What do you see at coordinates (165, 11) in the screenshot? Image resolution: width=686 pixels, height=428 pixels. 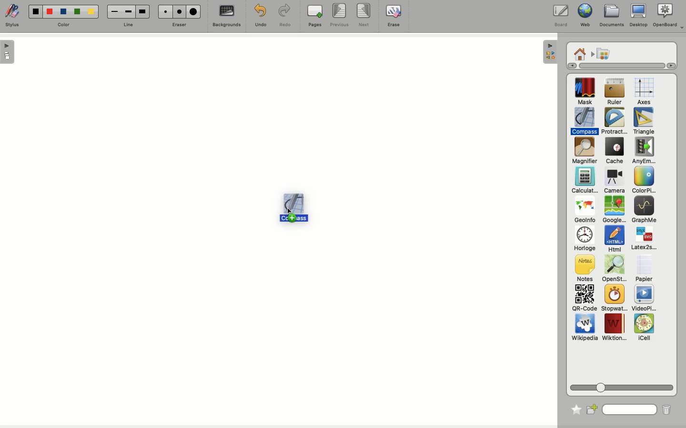 I see `eraser1` at bounding box center [165, 11].